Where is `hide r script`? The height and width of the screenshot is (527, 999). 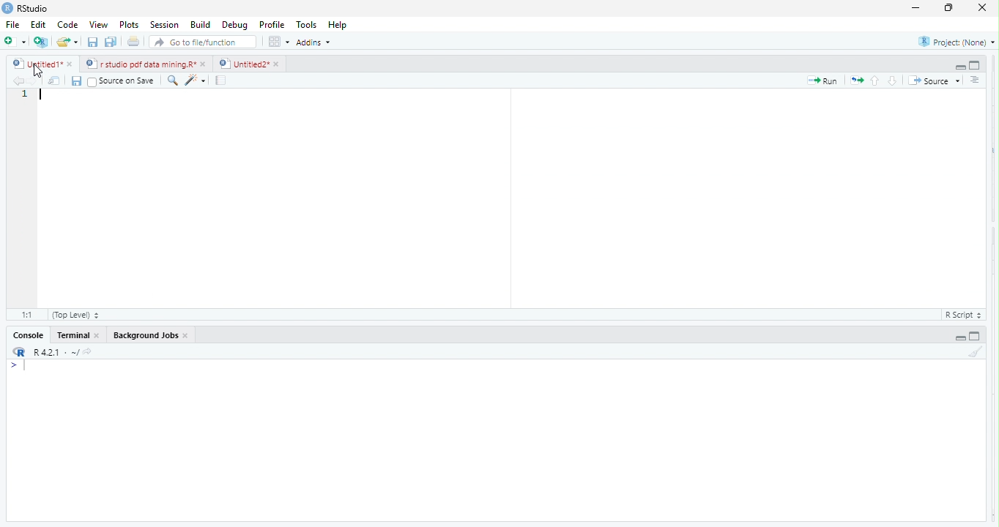
hide r script is located at coordinates (959, 337).